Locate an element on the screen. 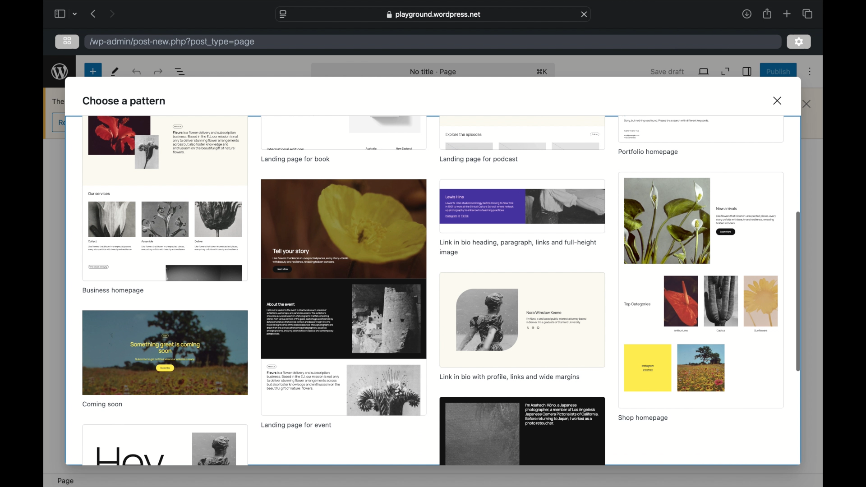 The width and height of the screenshot is (866, 487). preview is located at coordinates (523, 205).